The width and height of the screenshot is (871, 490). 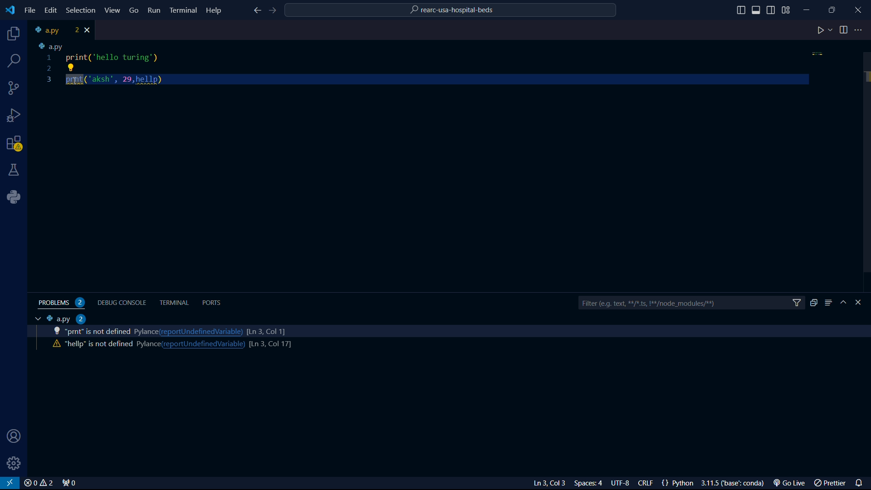 I want to click on a.py 2, so click(x=66, y=318).